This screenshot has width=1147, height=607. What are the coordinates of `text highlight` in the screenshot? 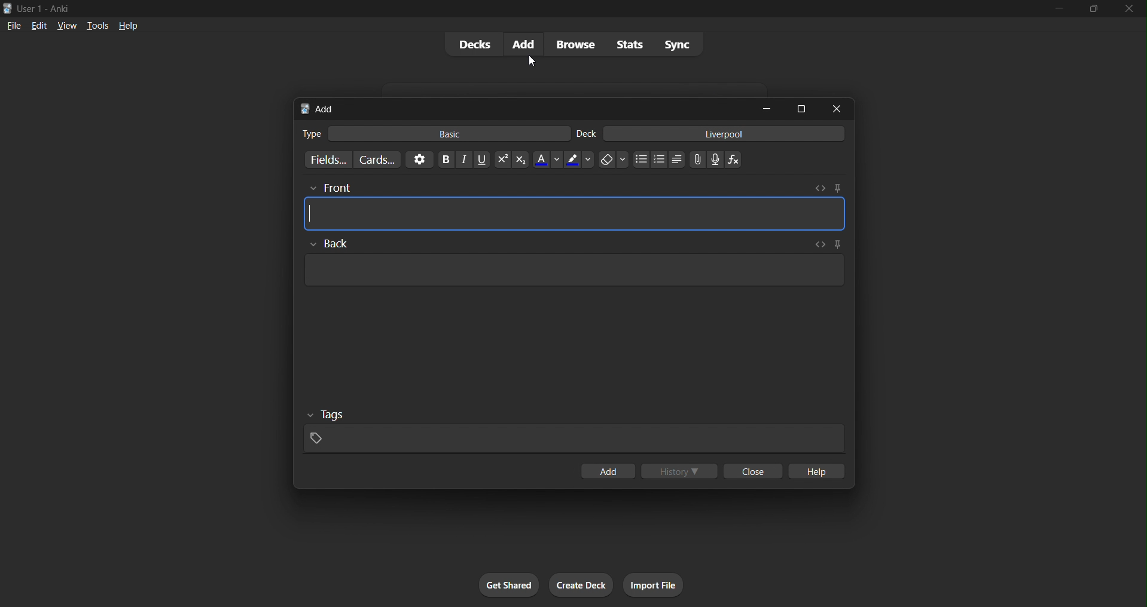 It's located at (578, 160).